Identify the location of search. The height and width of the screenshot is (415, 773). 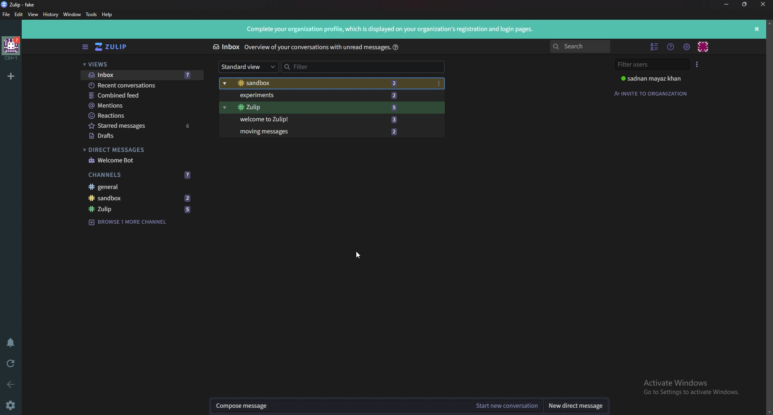
(582, 46).